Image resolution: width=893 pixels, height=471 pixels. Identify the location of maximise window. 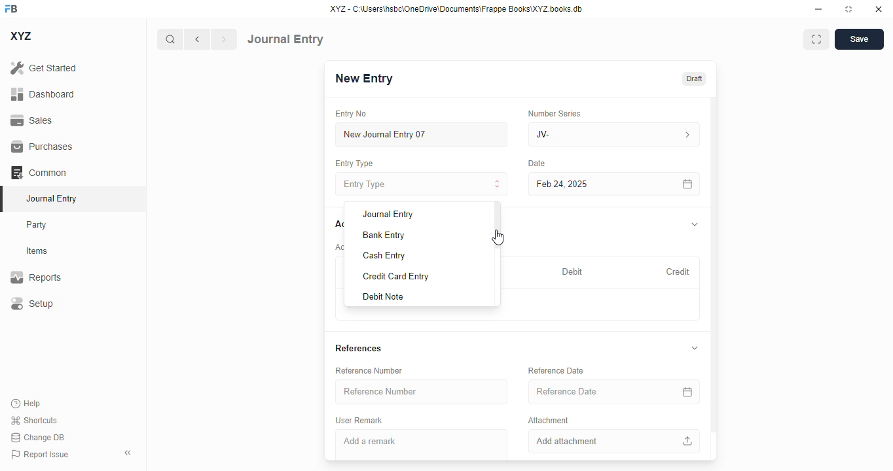
(816, 39).